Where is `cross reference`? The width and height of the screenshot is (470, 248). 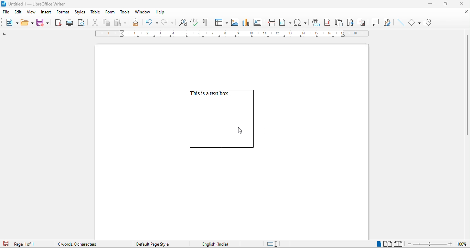 cross reference is located at coordinates (363, 22).